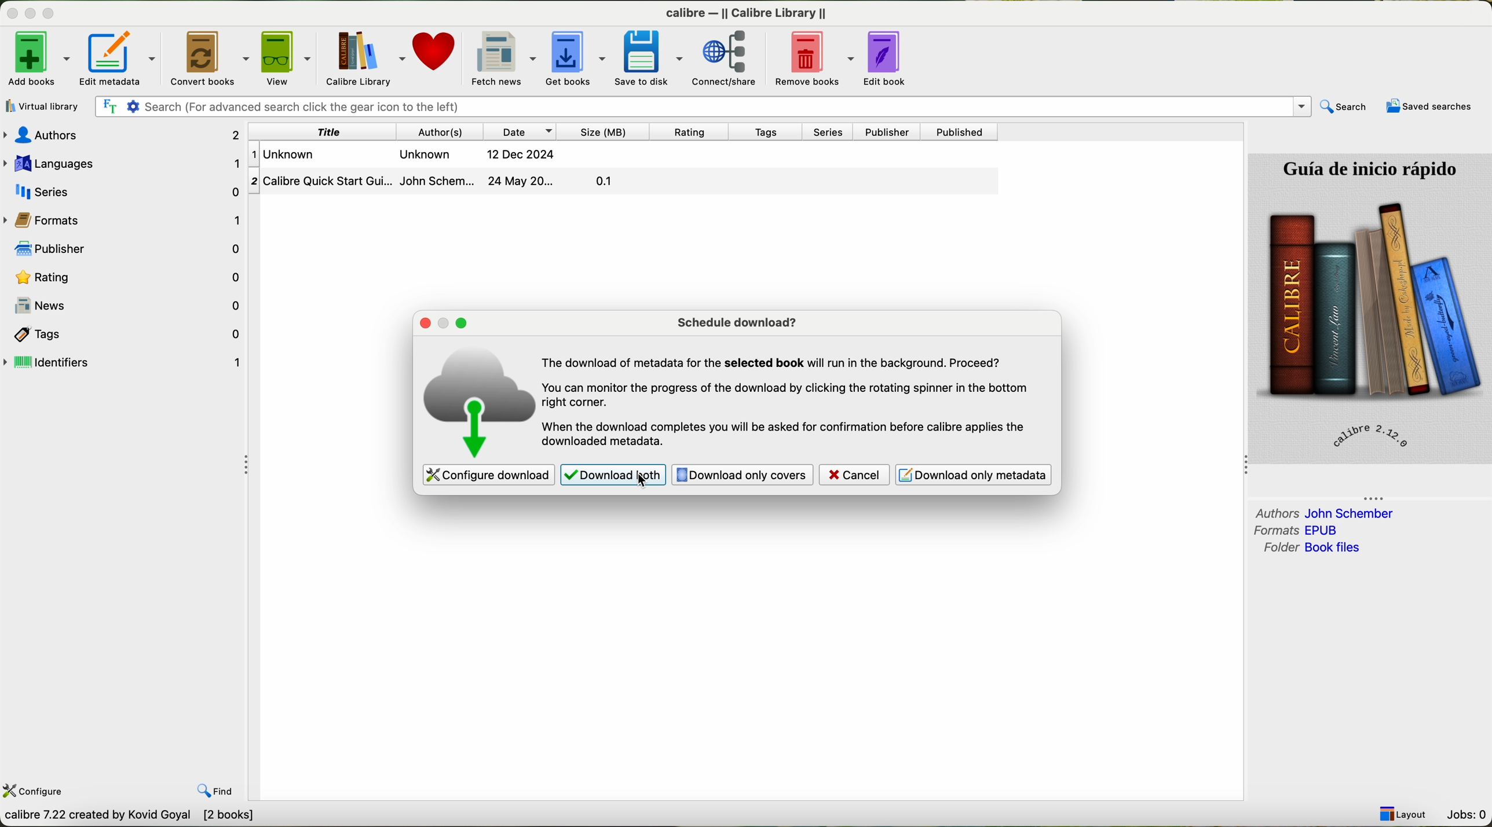  I want to click on Jobs: 0, so click(1467, 816).